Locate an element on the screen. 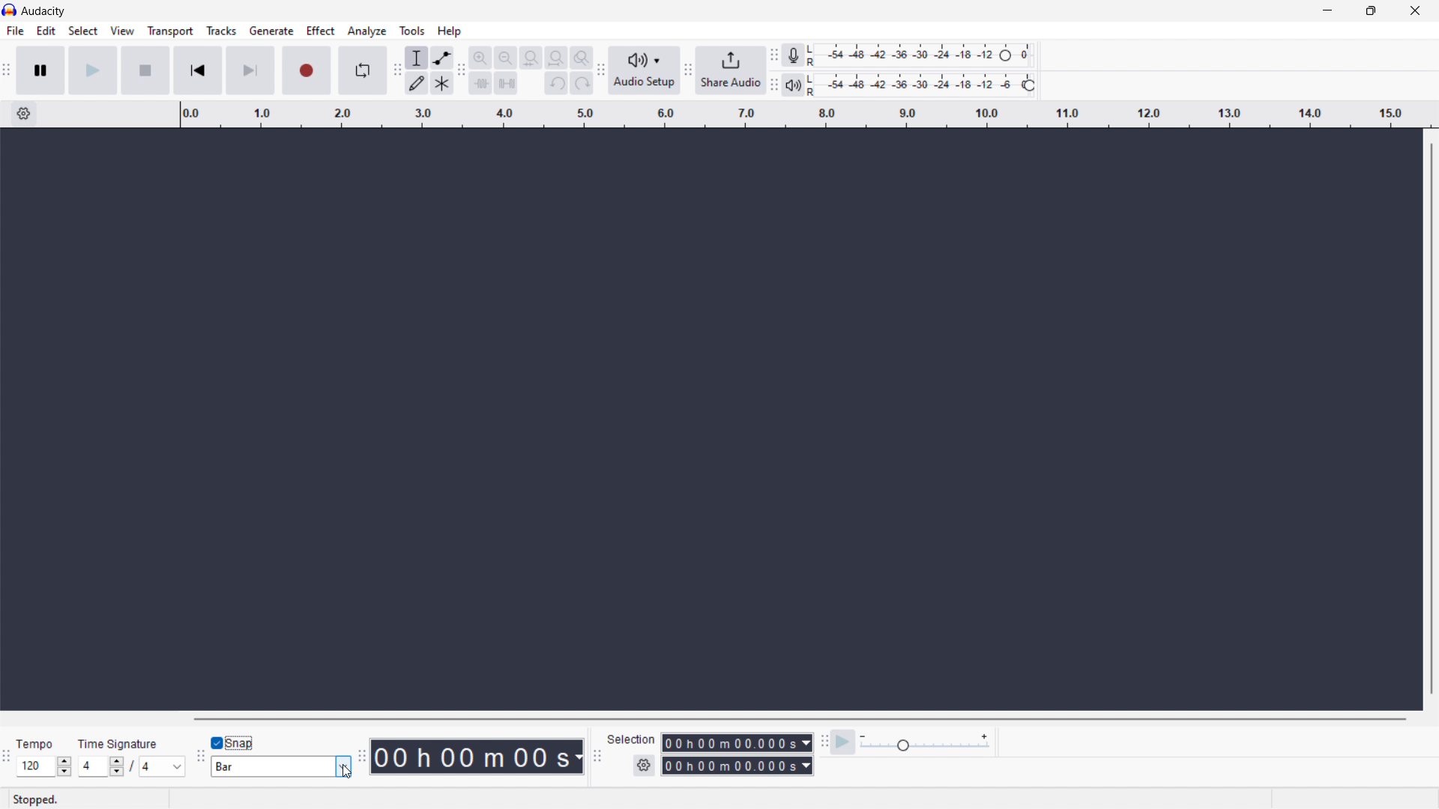 The width and height of the screenshot is (1439, 809). playback meter toolbar is located at coordinates (773, 85).